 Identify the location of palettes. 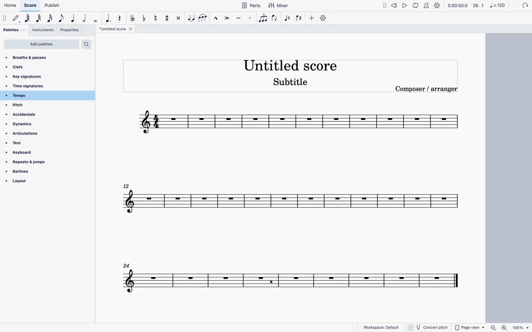
(14, 30).